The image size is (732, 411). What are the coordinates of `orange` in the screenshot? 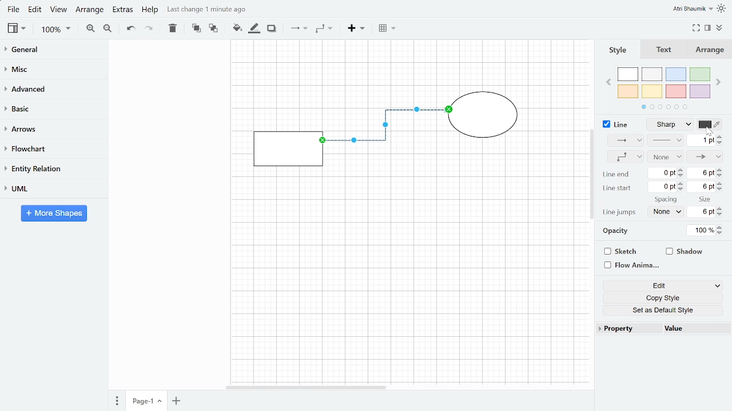 It's located at (628, 91).